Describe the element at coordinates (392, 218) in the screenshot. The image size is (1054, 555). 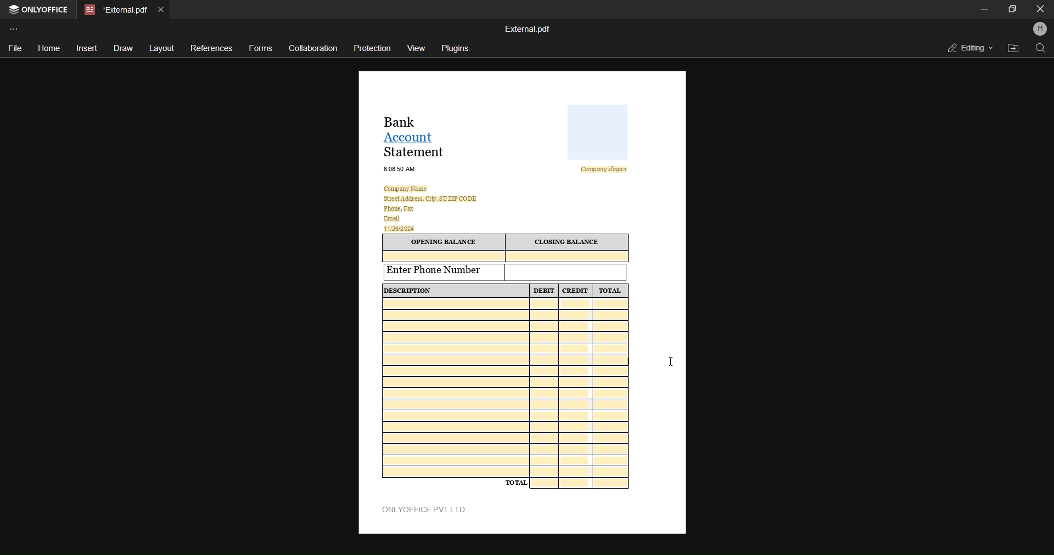
I see `Email` at that location.